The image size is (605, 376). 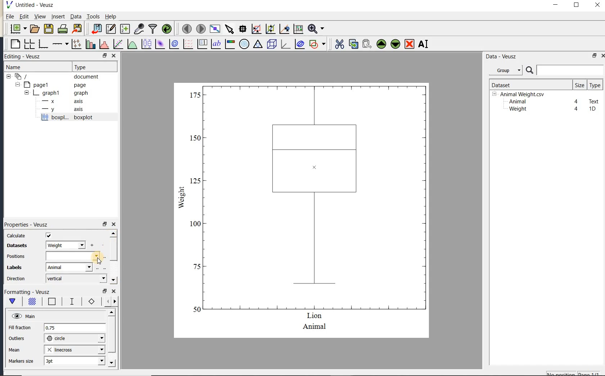 What do you see at coordinates (230, 44) in the screenshot?
I see `image color bar` at bounding box center [230, 44].